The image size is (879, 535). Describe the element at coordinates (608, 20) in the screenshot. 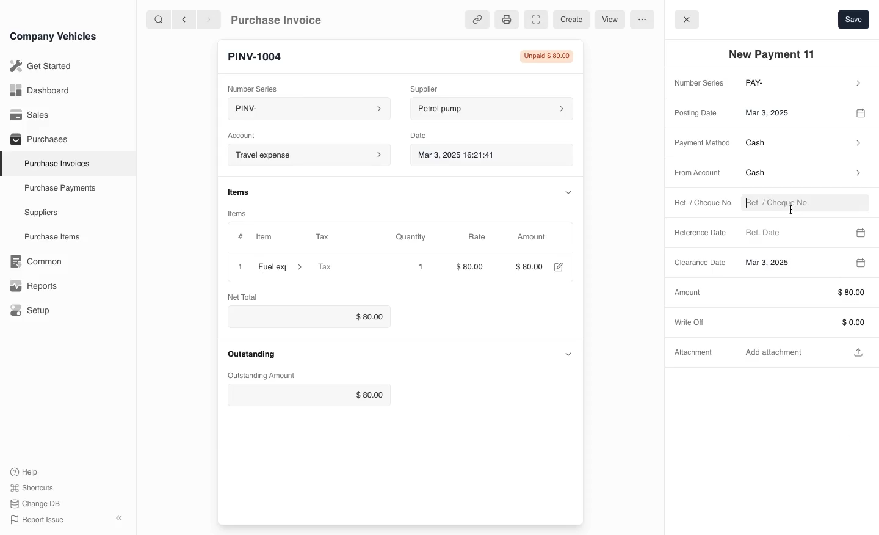

I see `view` at that location.